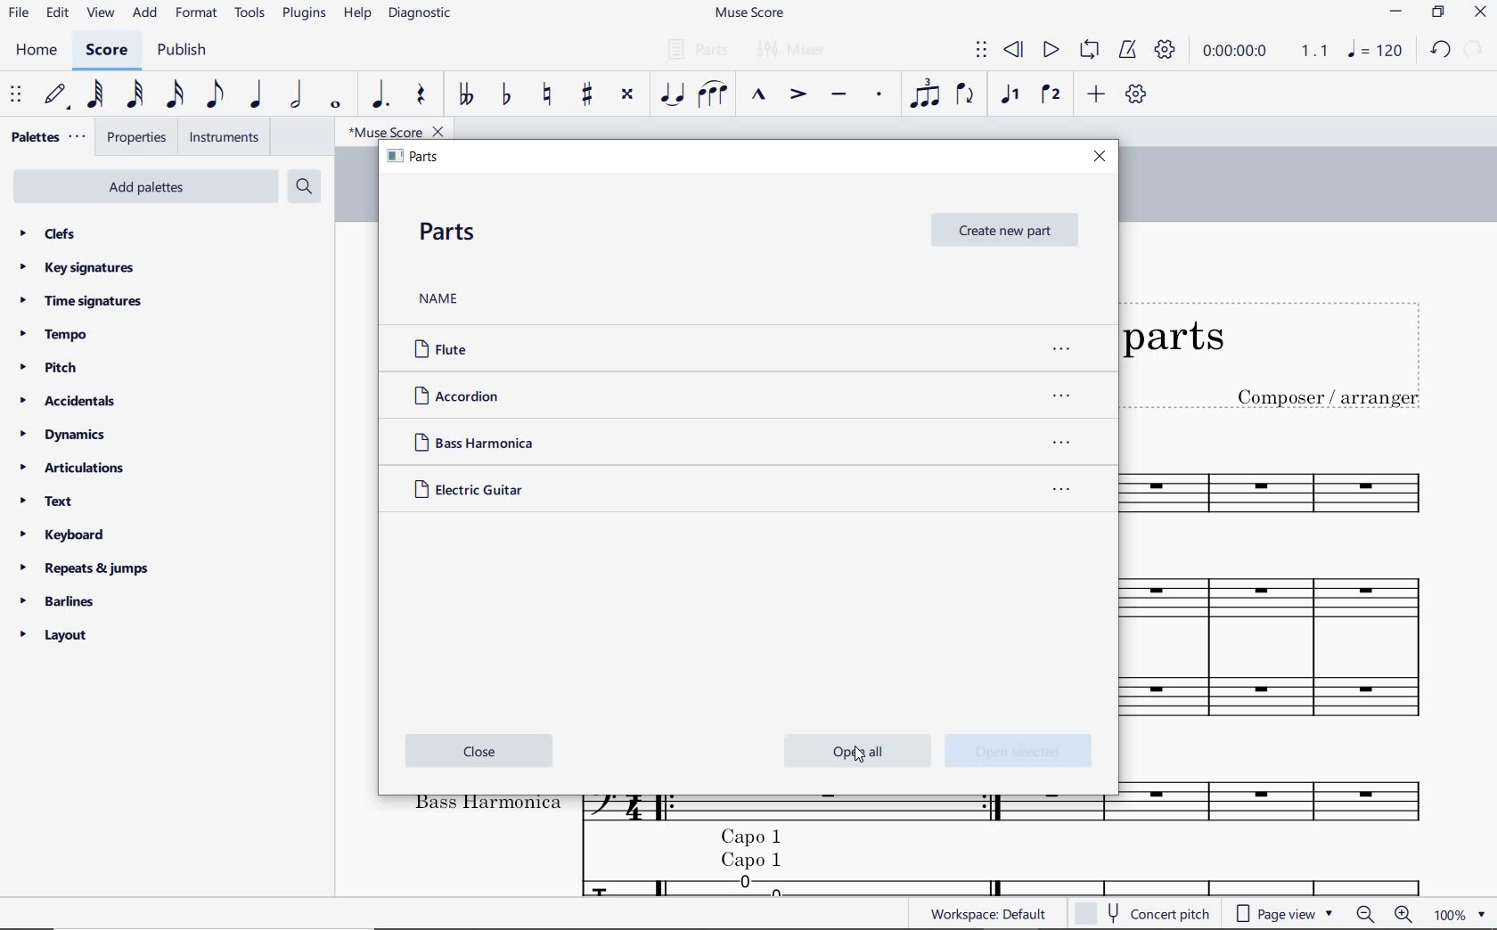  Describe the element at coordinates (926, 94) in the screenshot. I see `tuplet` at that location.